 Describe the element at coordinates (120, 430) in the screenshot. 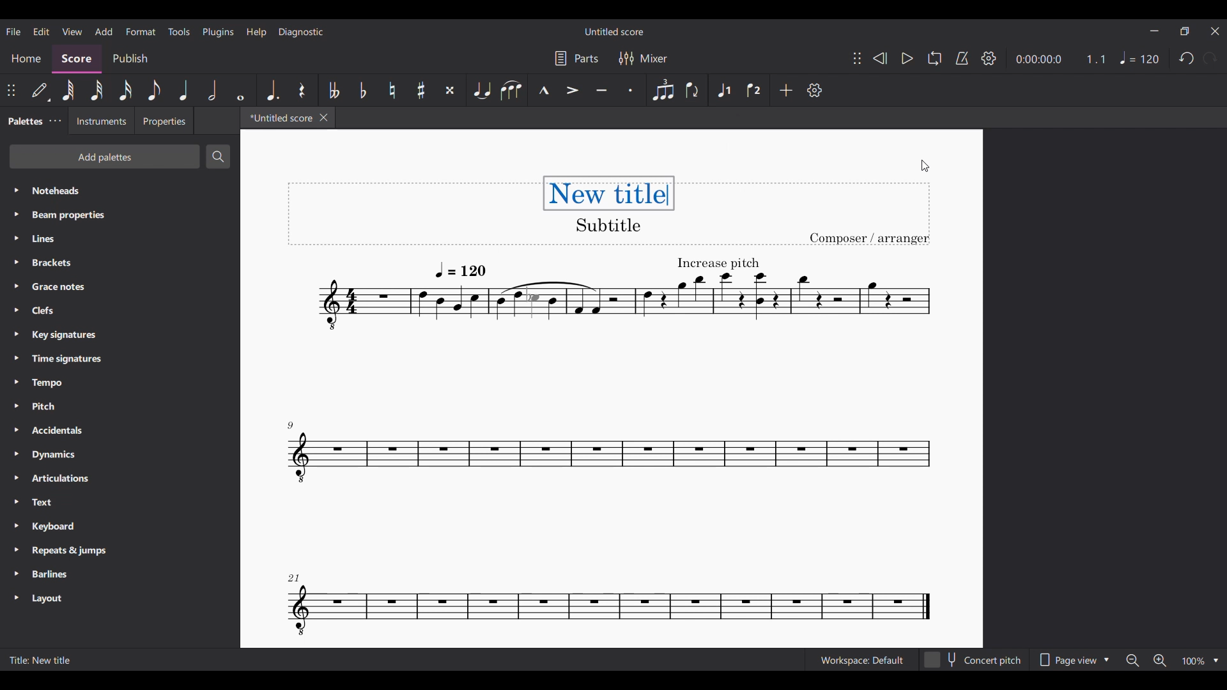

I see `Accidentals` at that location.